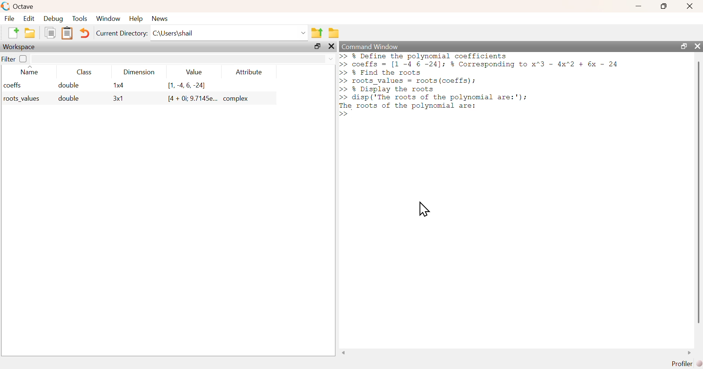 Image resolution: width=703 pixels, height=369 pixels. What do you see at coordinates (193, 72) in the screenshot?
I see `Value` at bounding box center [193, 72].